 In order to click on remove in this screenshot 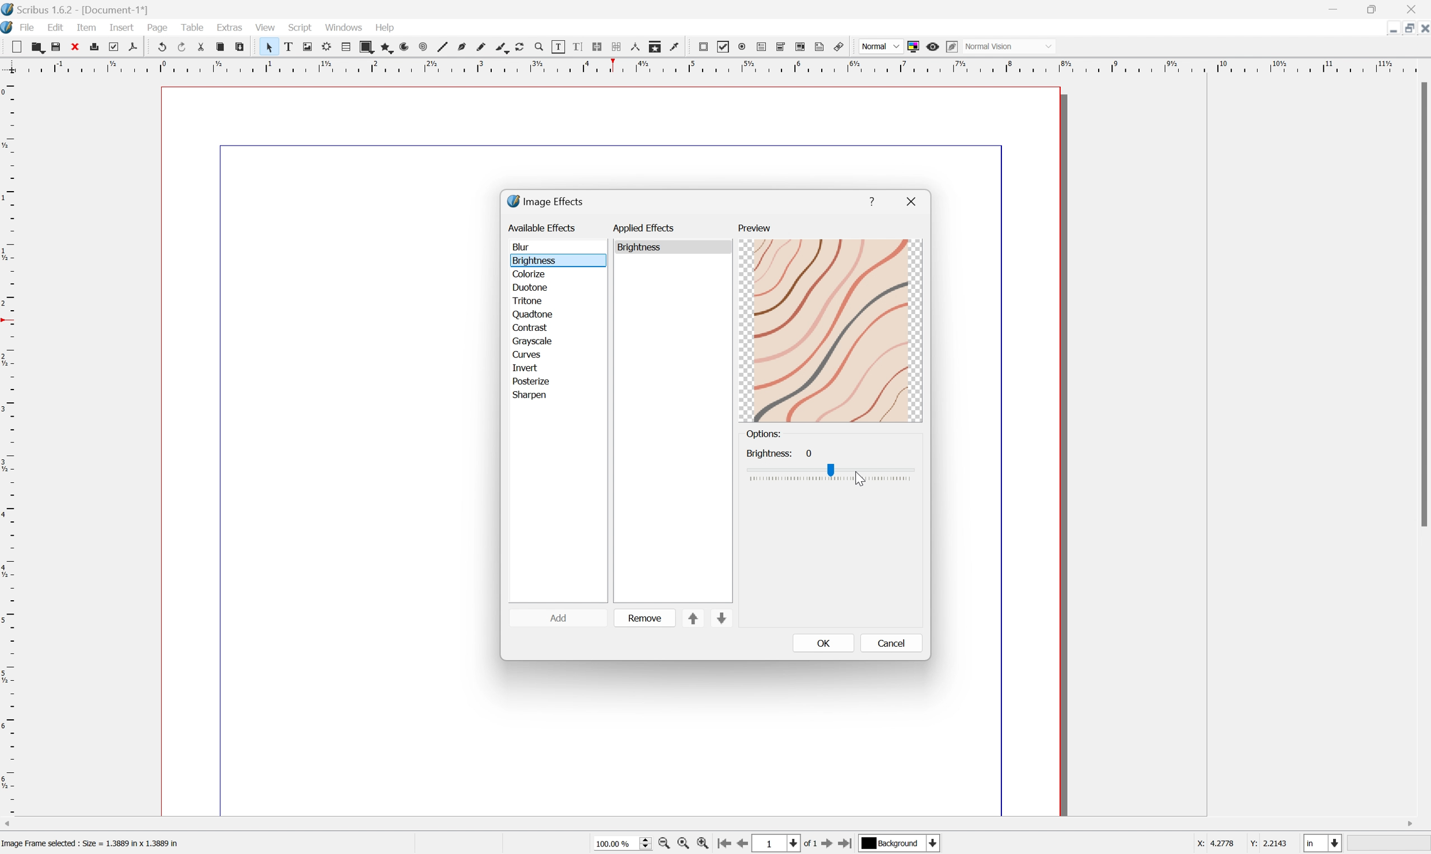, I will do `click(646, 617)`.